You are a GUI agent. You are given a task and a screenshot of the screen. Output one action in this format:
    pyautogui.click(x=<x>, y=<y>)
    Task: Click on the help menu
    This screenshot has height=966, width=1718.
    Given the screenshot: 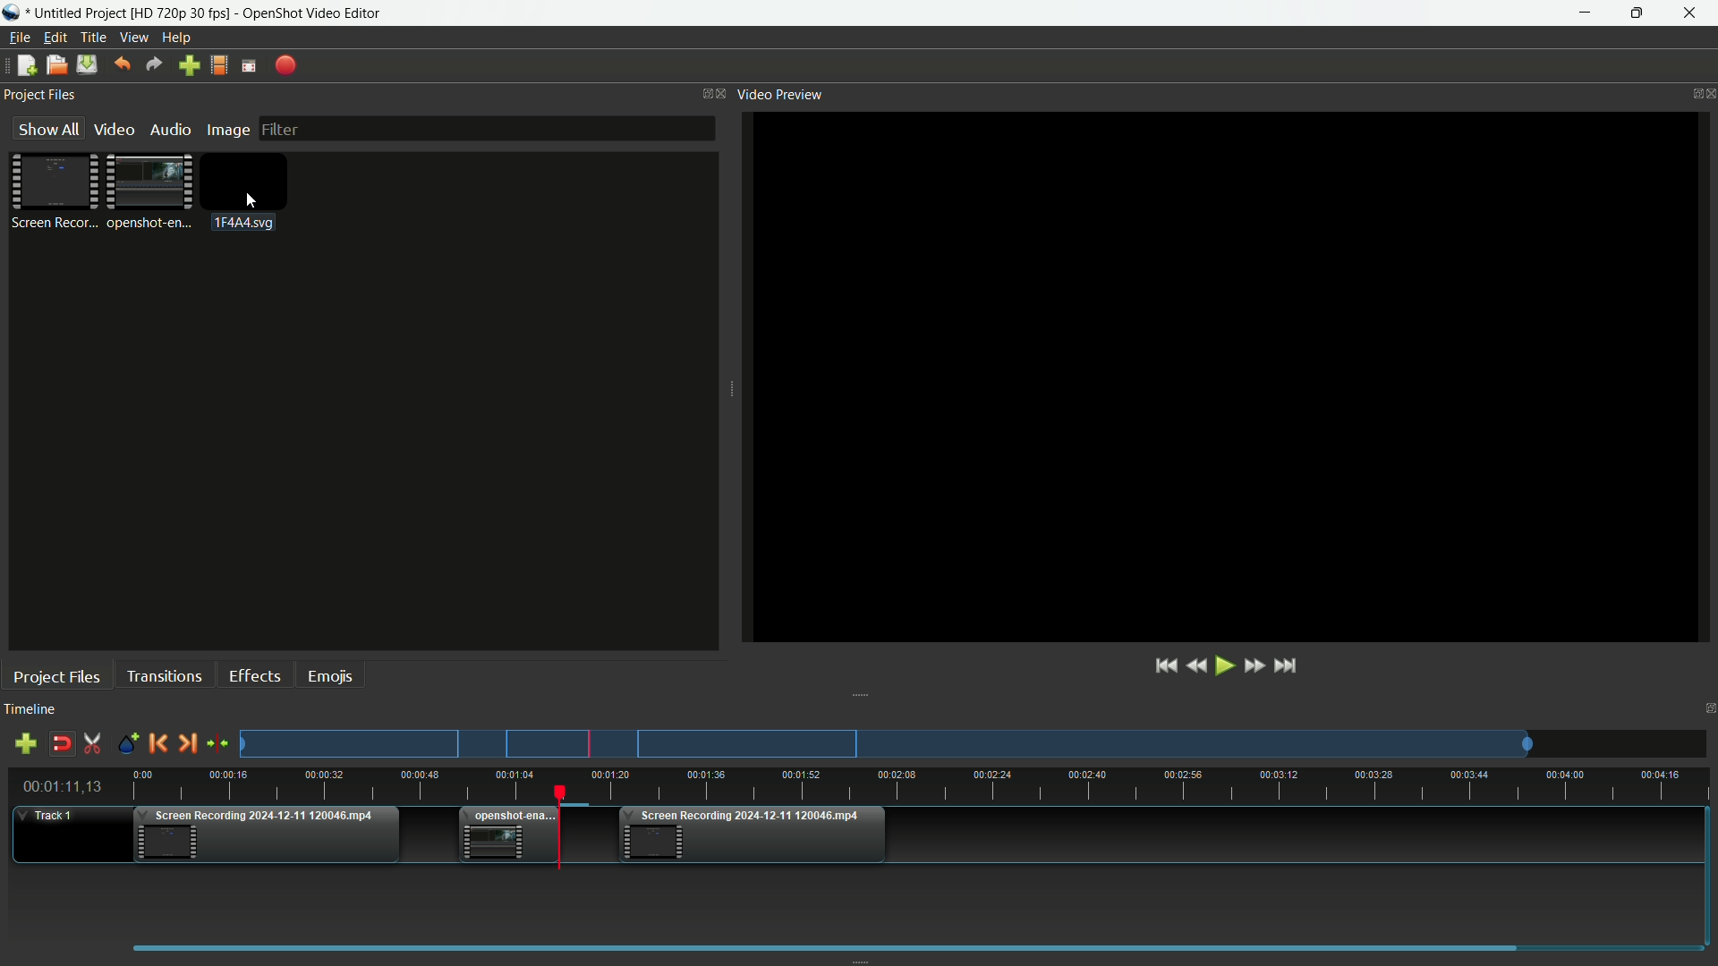 What is the action you would take?
    pyautogui.click(x=178, y=38)
    